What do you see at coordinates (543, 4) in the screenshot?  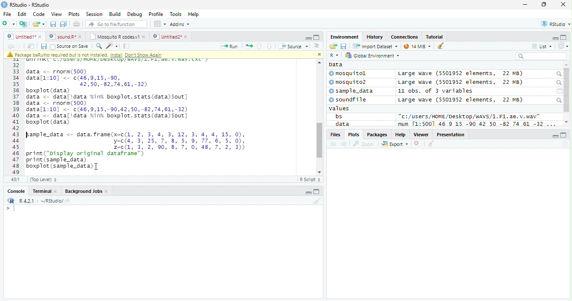 I see `maximize` at bounding box center [543, 4].